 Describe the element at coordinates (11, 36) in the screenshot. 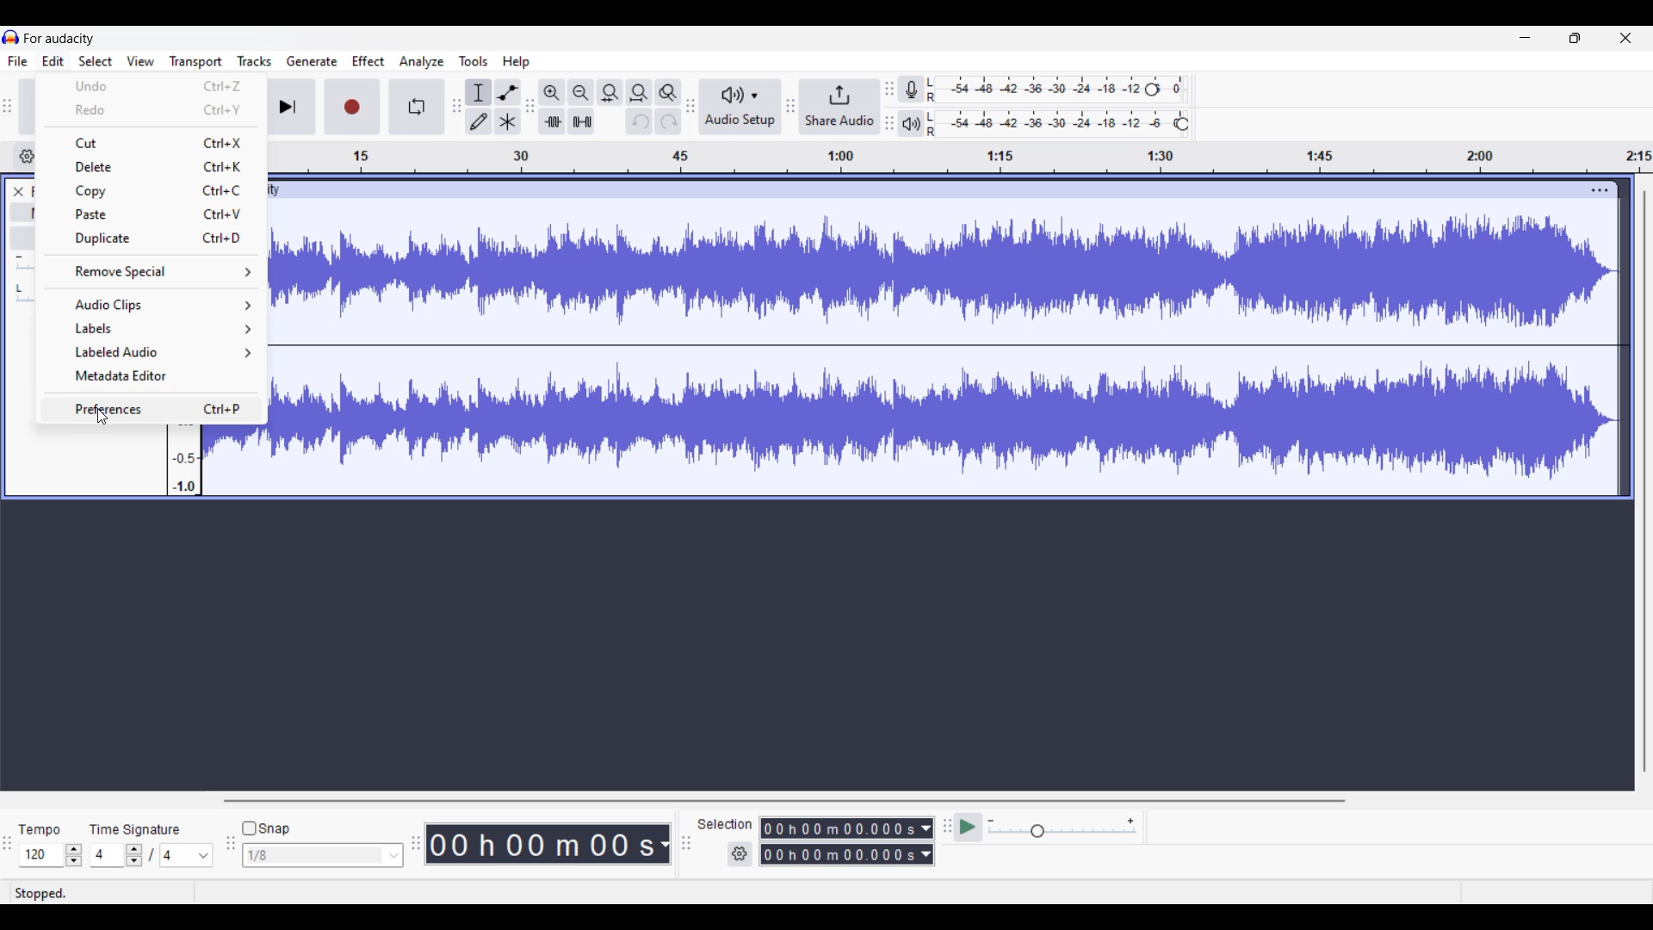

I see `Software logo` at that location.